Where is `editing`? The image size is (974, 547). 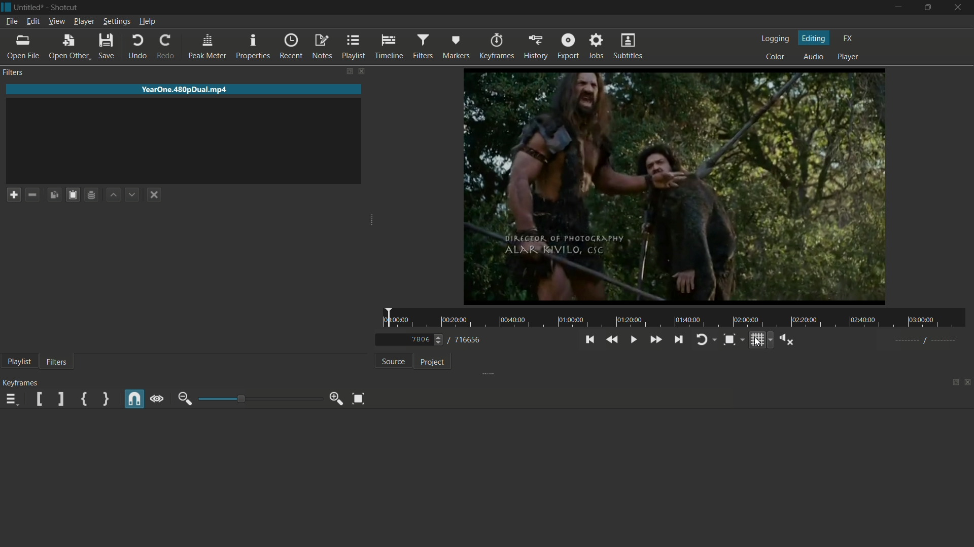
editing is located at coordinates (816, 38).